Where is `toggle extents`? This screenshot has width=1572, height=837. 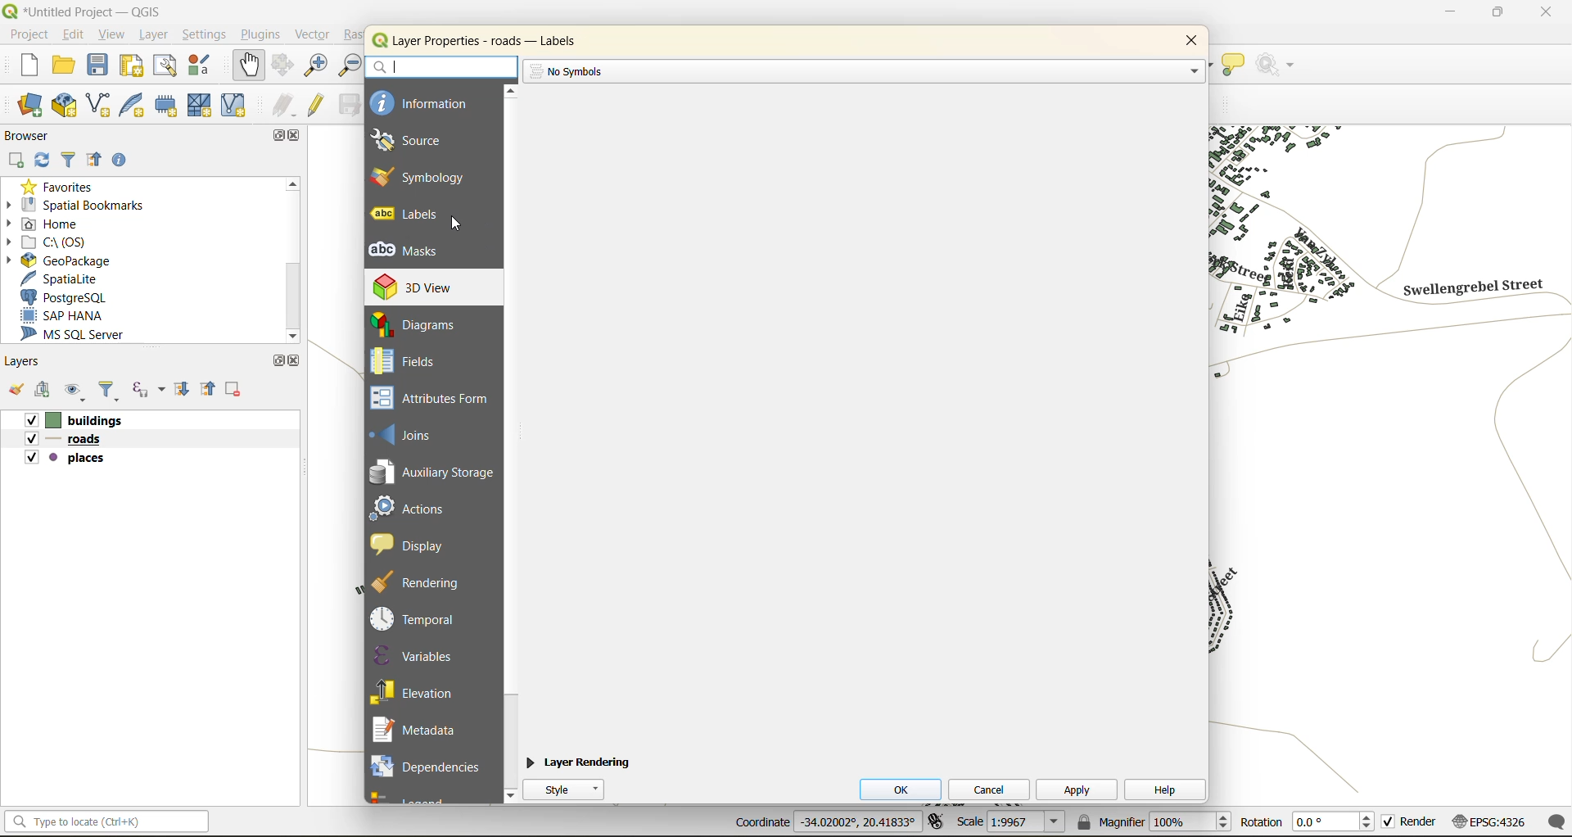 toggle extents is located at coordinates (936, 819).